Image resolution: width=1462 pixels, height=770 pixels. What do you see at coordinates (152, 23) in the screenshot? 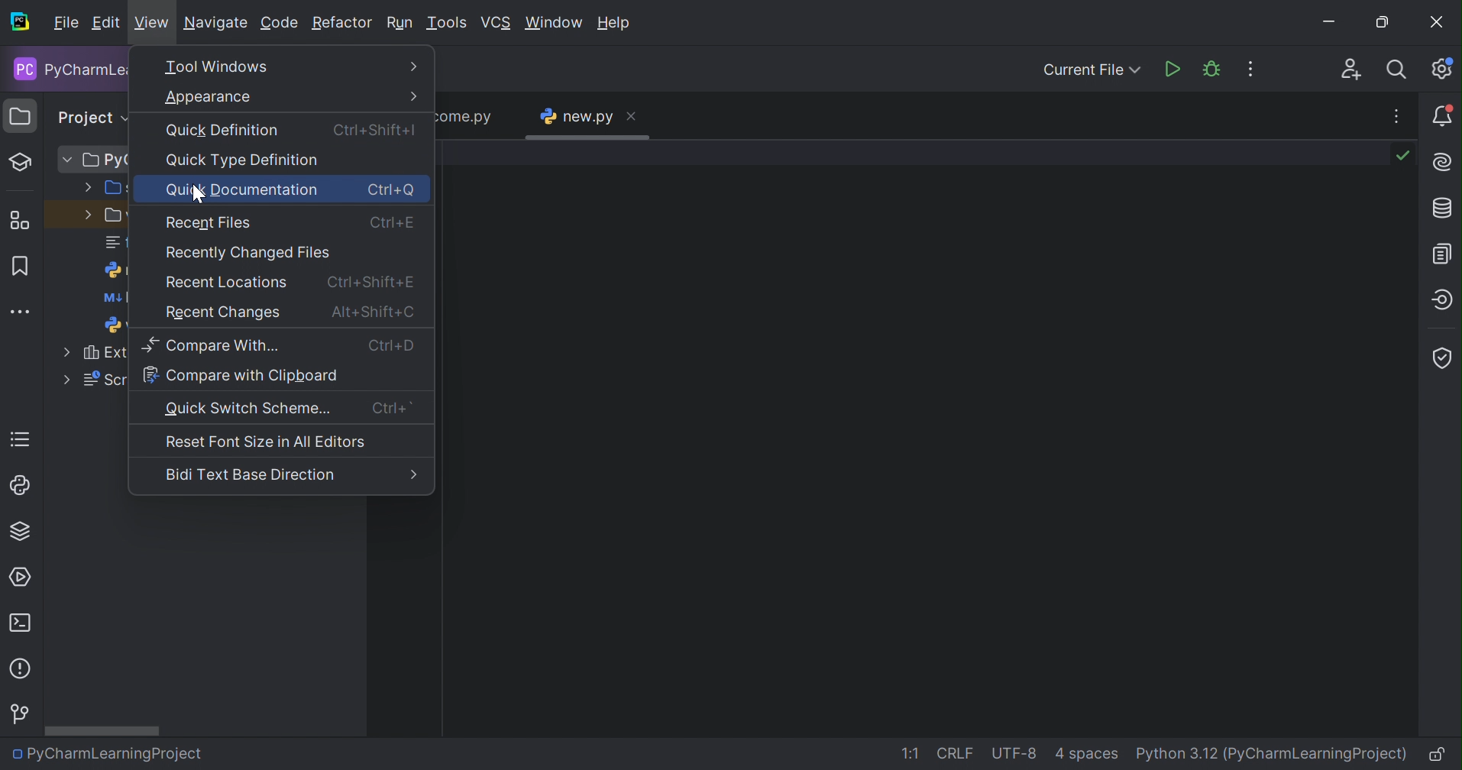
I see `View` at bounding box center [152, 23].